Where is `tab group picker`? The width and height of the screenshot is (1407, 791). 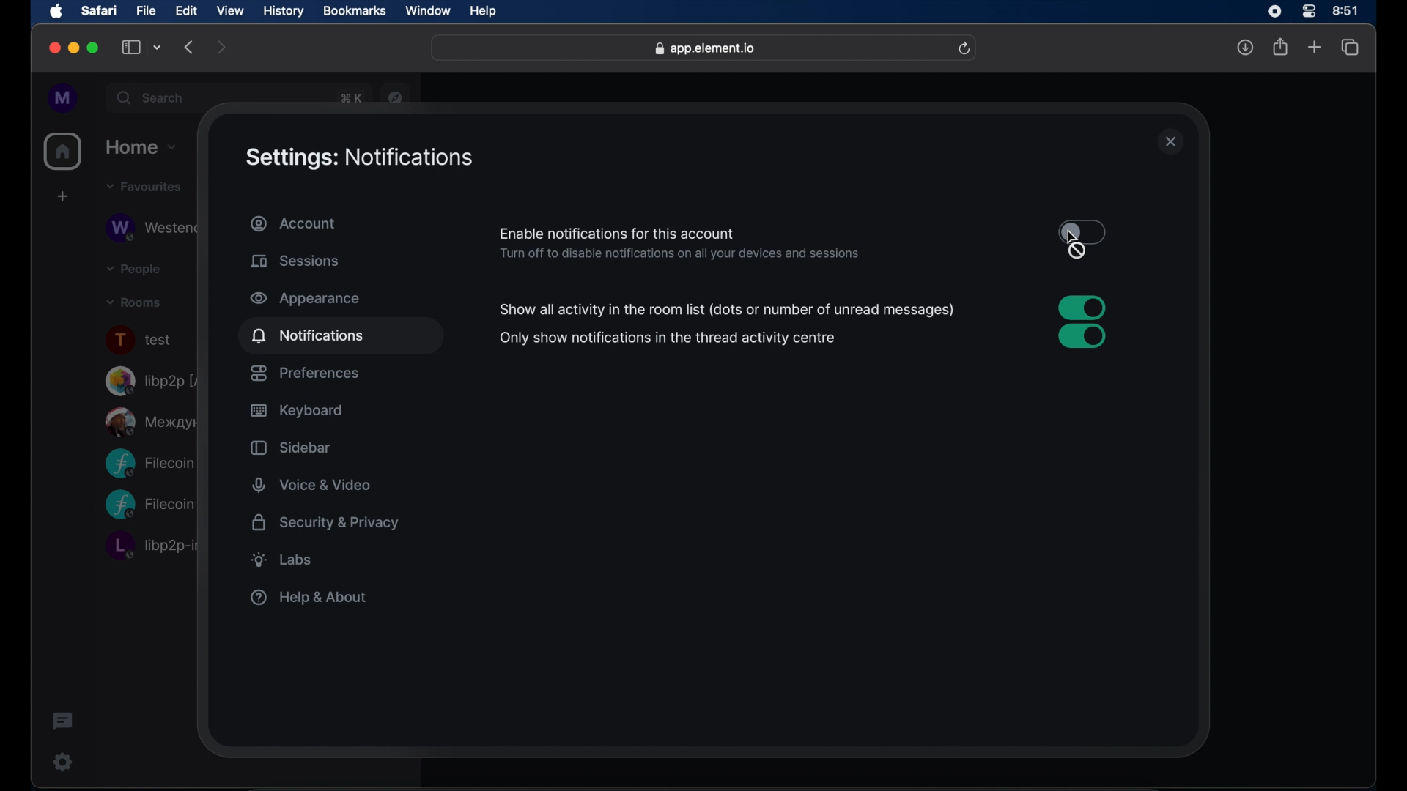
tab group picker is located at coordinates (158, 48).